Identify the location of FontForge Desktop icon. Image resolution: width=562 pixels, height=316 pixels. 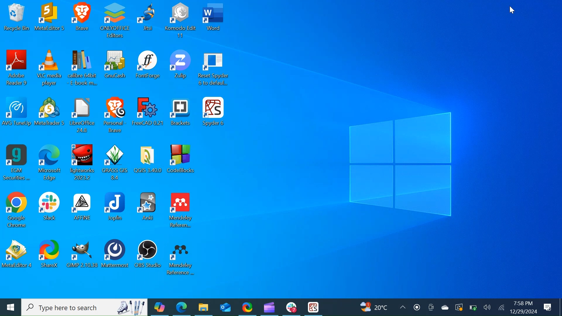
(148, 68).